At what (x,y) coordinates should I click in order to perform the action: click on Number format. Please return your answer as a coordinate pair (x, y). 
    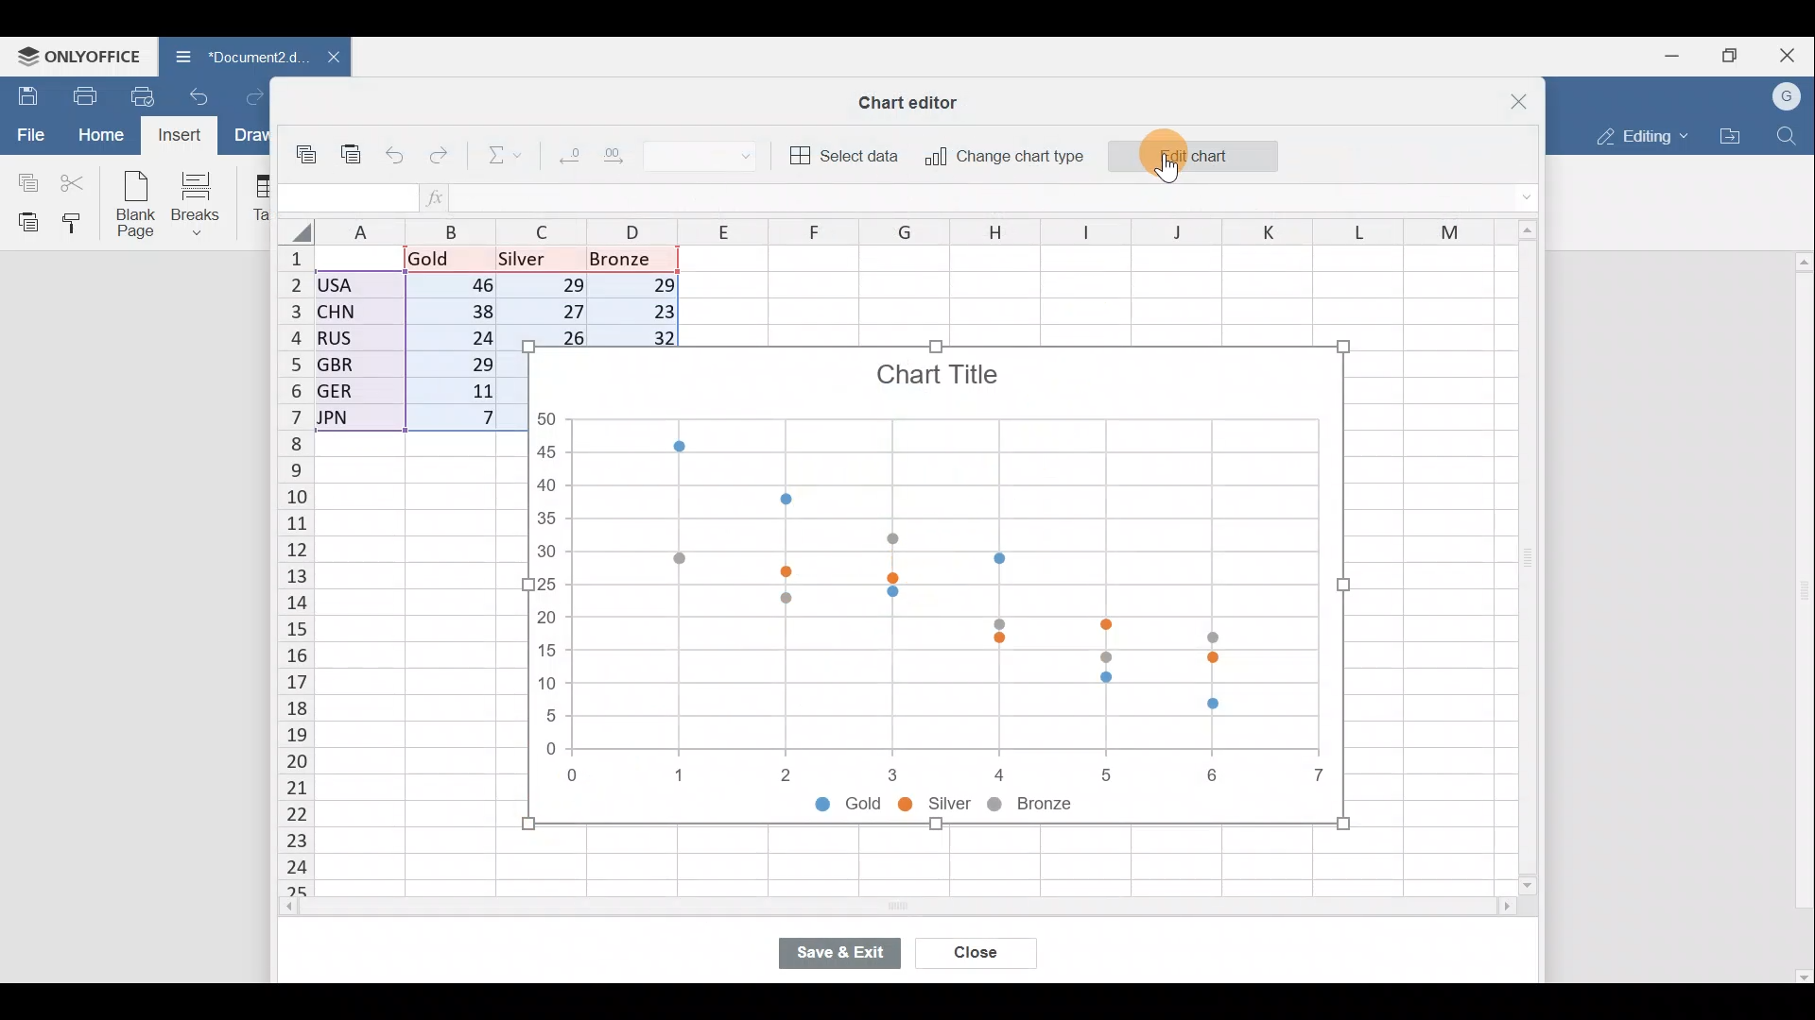
    Looking at the image, I should click on (717, 158).